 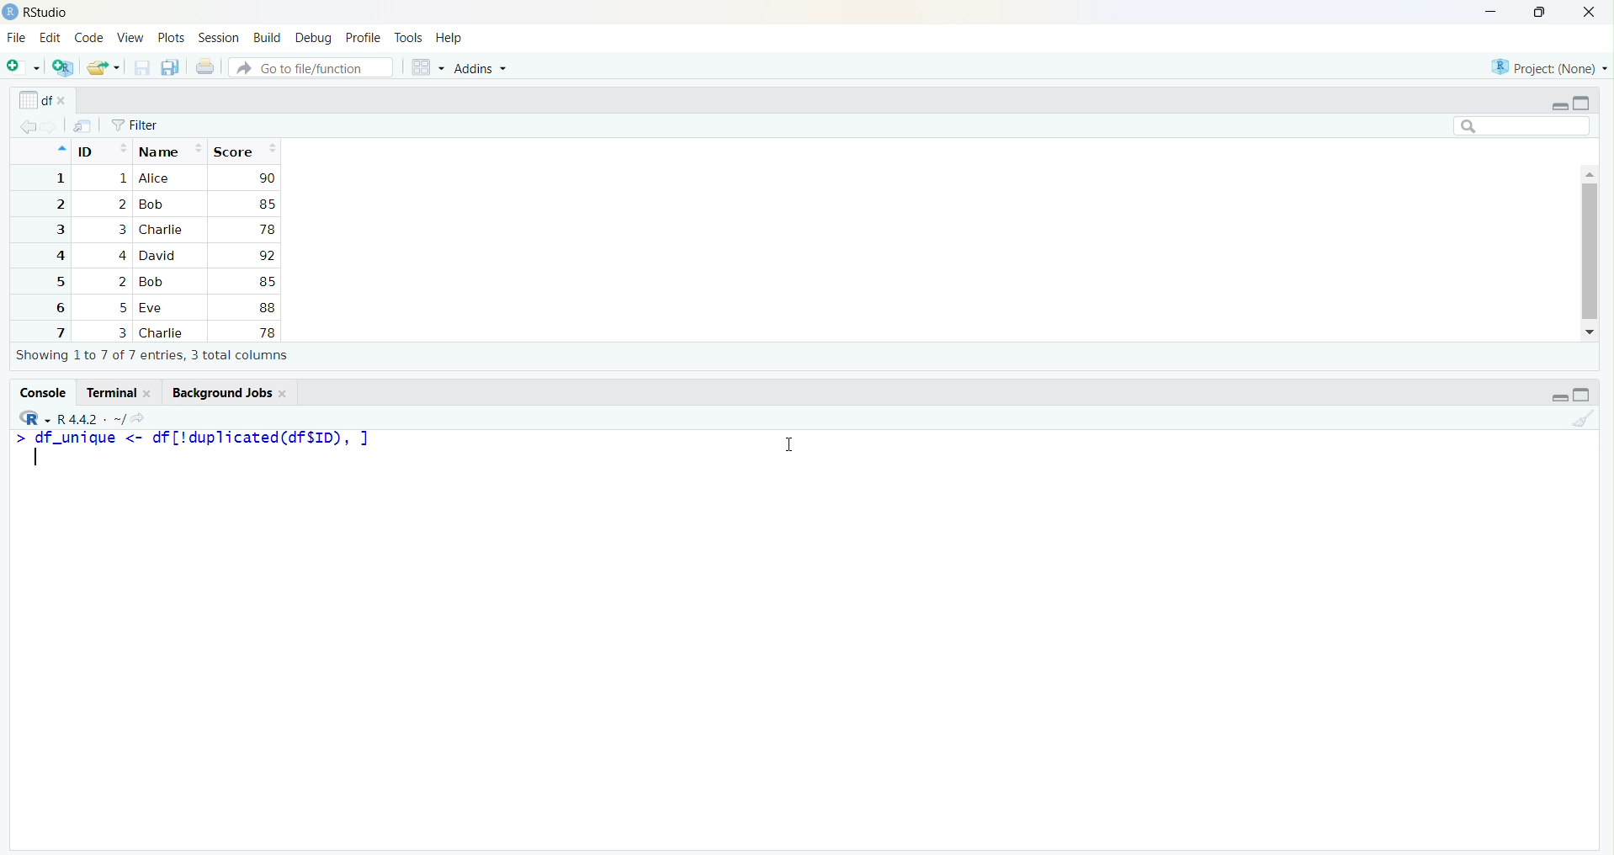 I want to click on RStudio menu, so click(x=35, y=418).